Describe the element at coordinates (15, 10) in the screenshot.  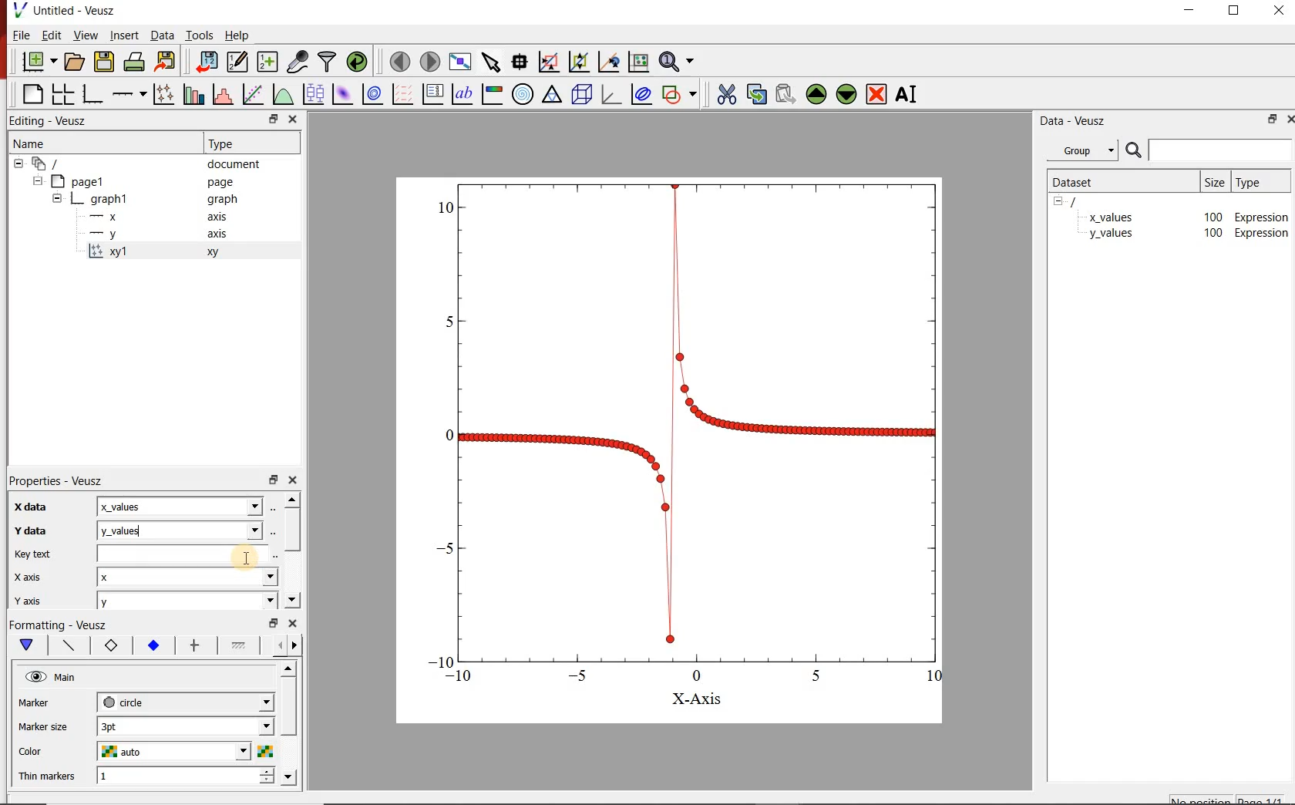
I see `veusz logo` at that location.